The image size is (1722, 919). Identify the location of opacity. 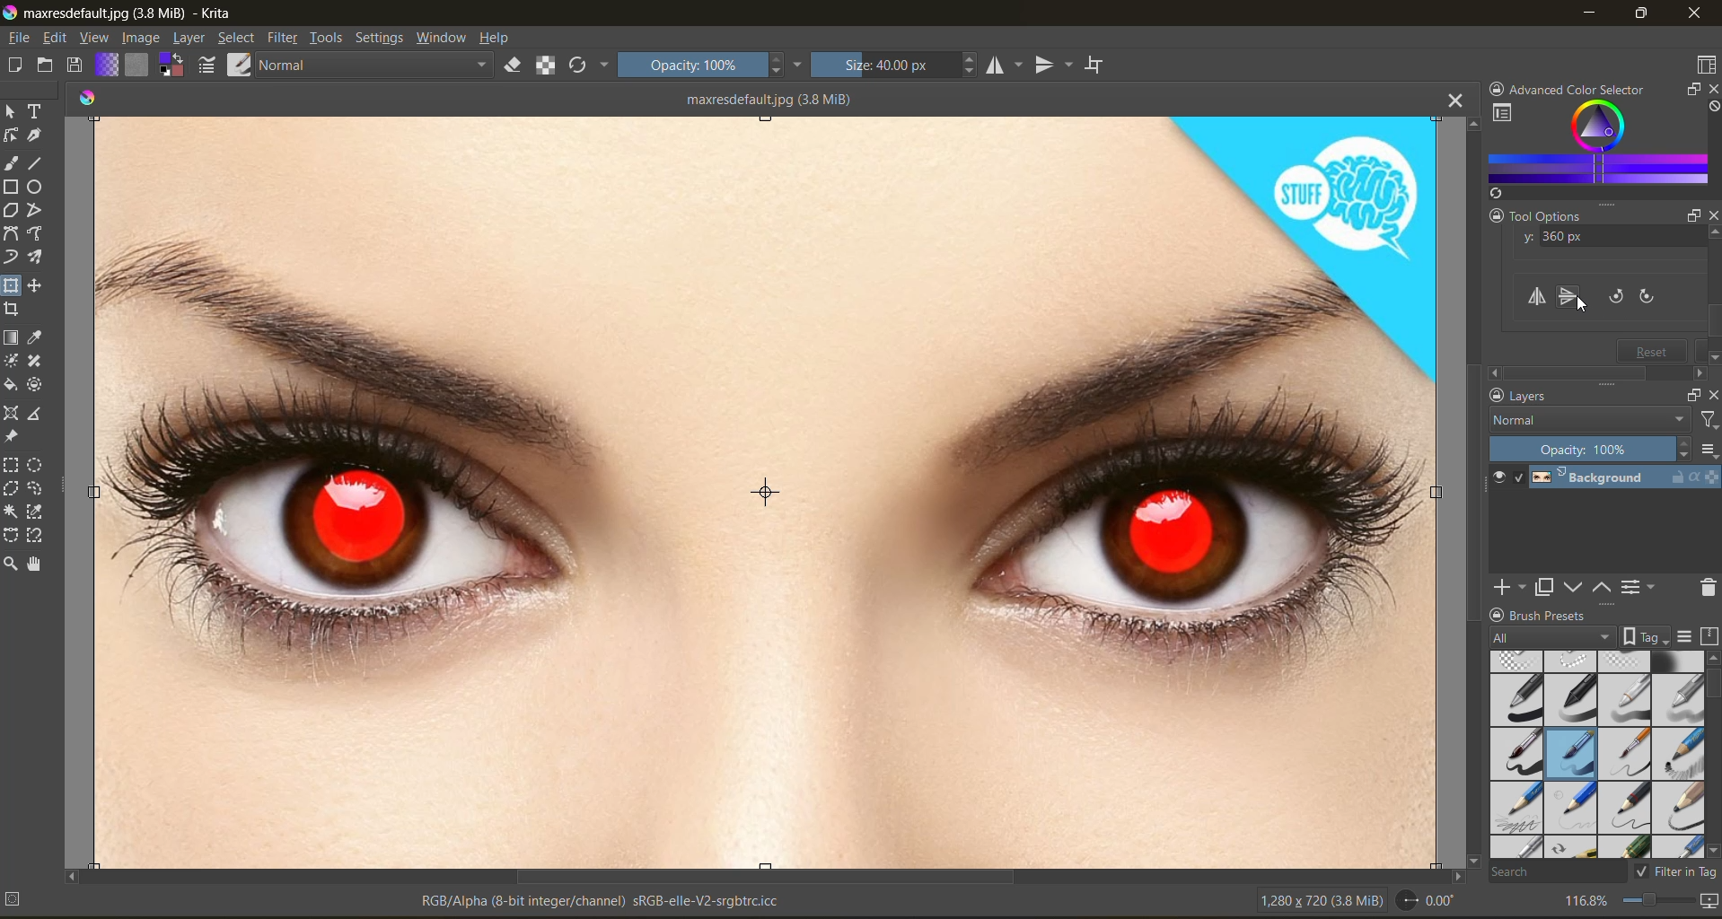
(1591, 448).